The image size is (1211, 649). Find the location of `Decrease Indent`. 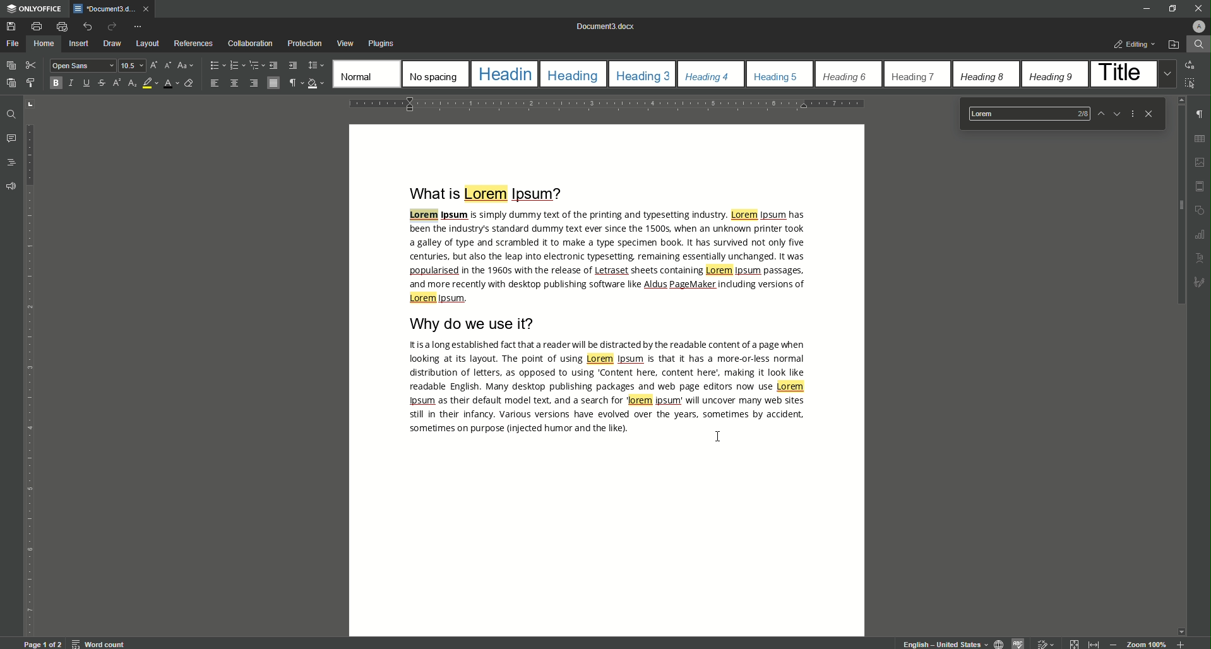

Decrease Indent is located at coordinates (275, 65).